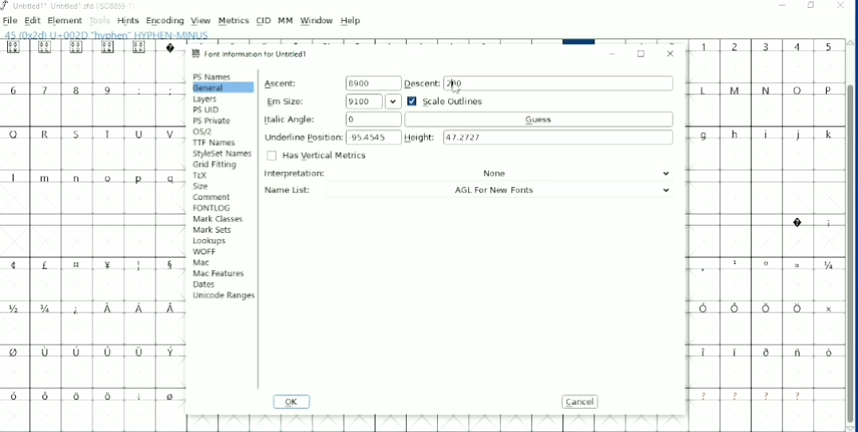  I want to click on Grid Fitting, so click(216, 165).